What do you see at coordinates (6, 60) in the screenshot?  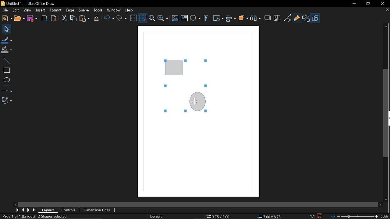 I see `Line` at bounding box center [6, 60].